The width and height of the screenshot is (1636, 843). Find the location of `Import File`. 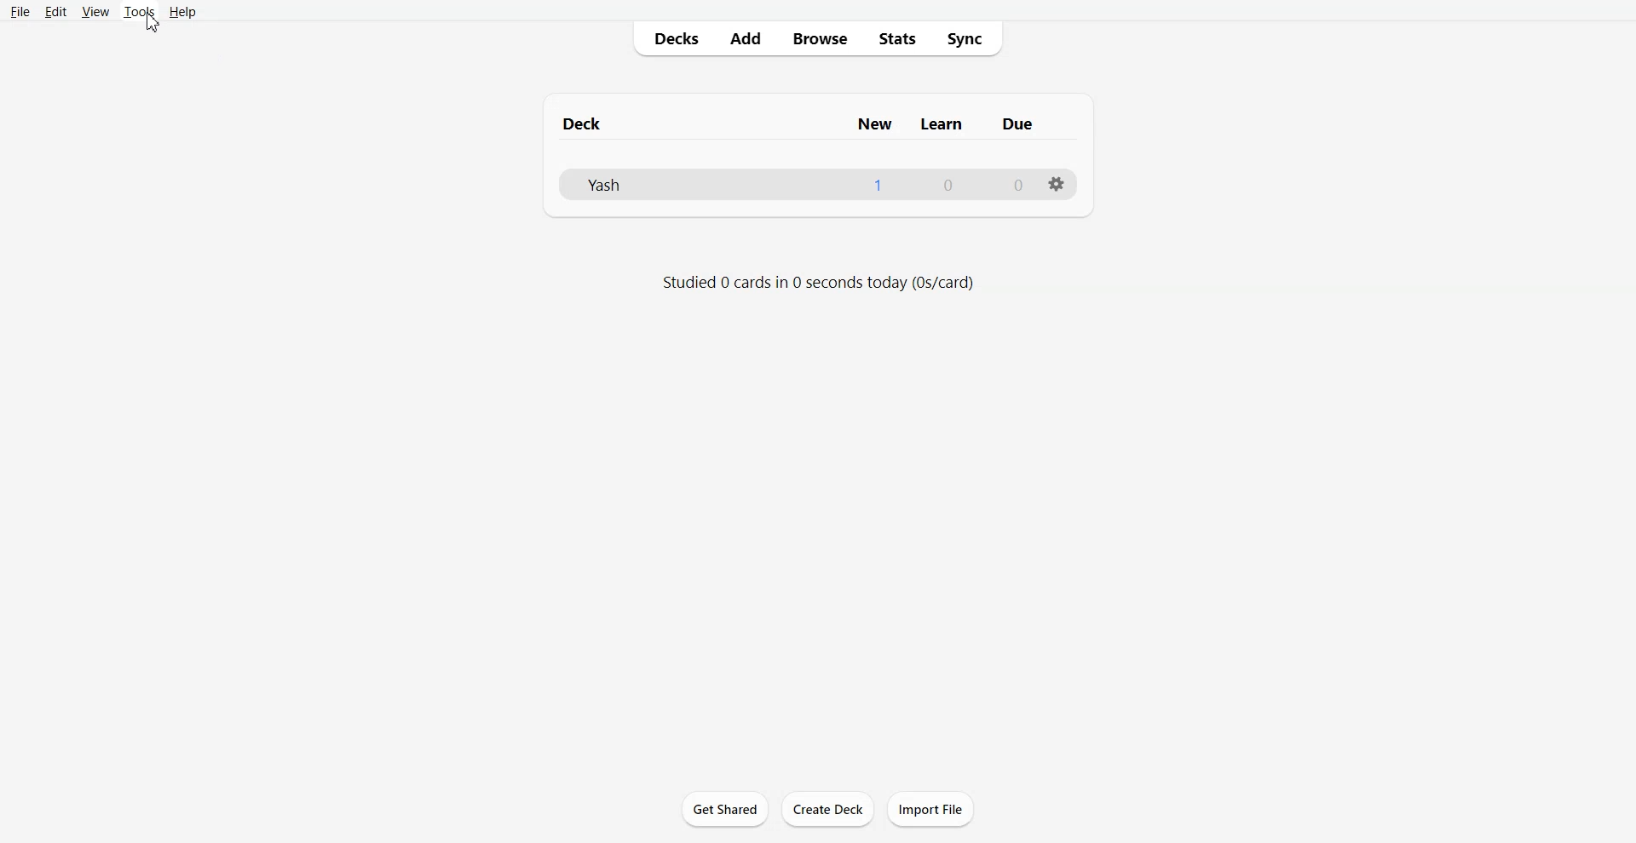

Import File is located at coordinates (930, 808).